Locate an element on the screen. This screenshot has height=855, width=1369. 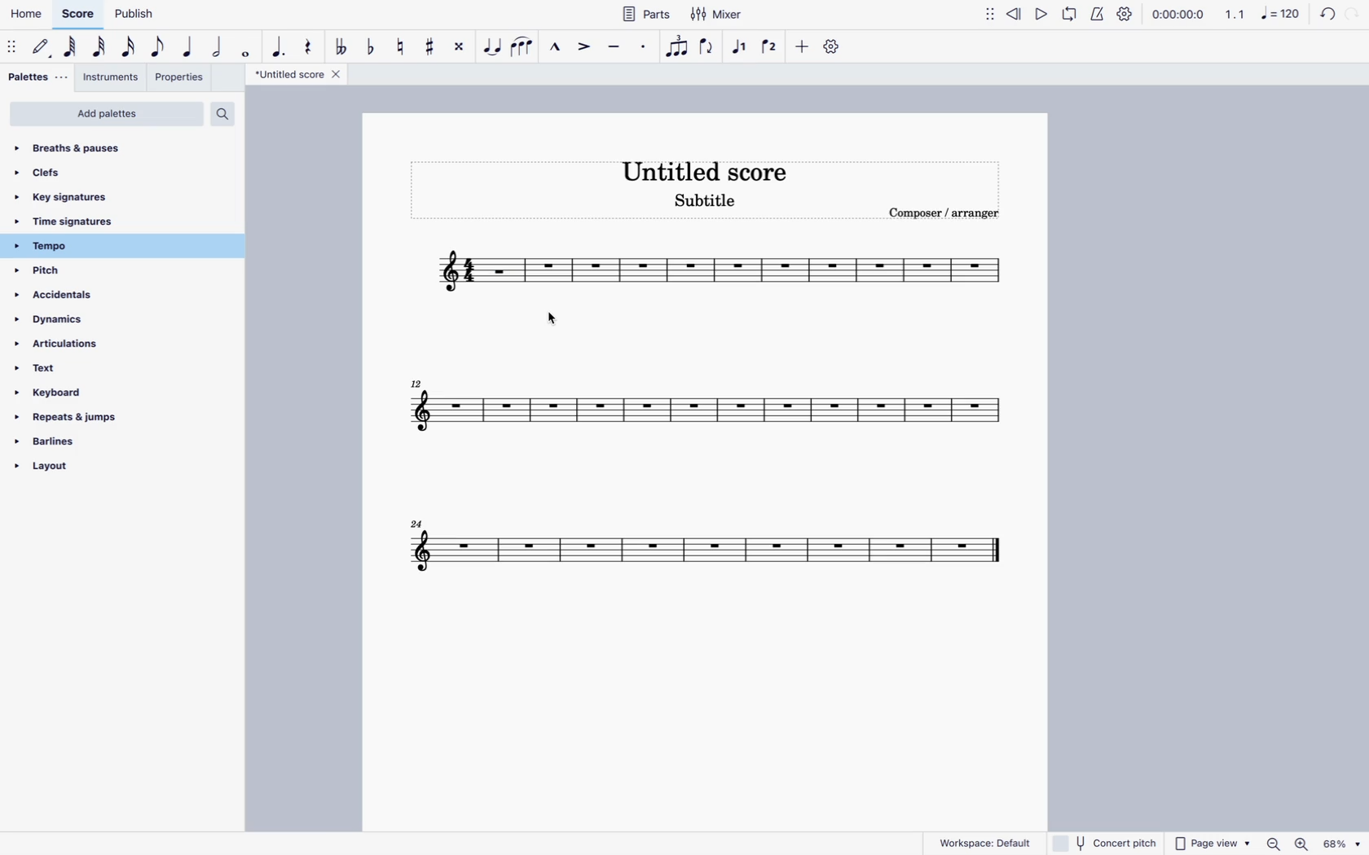
time signatures is located at coordinates (86, 221).